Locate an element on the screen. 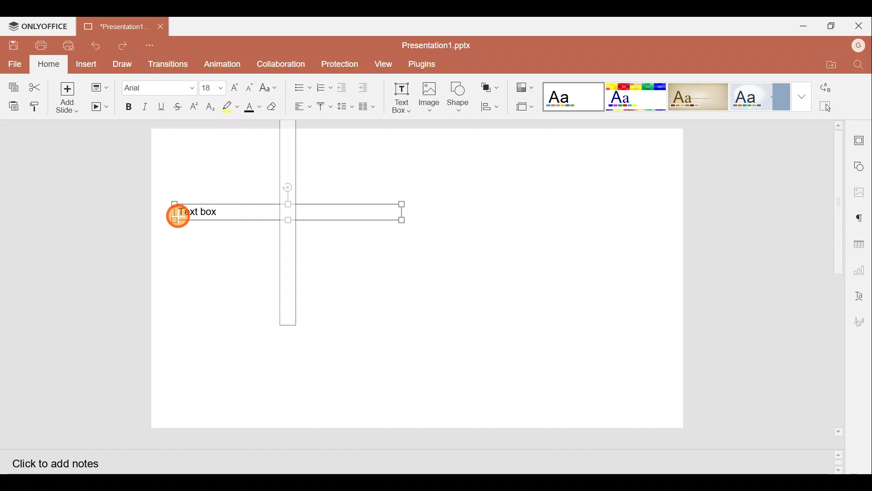 The image size is (872, 491). Print file is located at coordinates (37, 45).